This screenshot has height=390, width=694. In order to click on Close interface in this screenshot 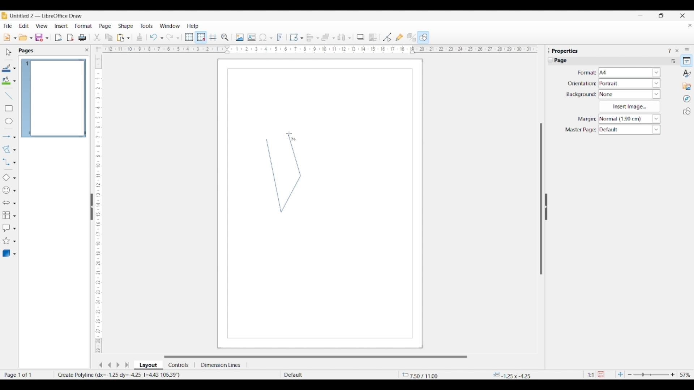, I will do `click(682, 16)`.